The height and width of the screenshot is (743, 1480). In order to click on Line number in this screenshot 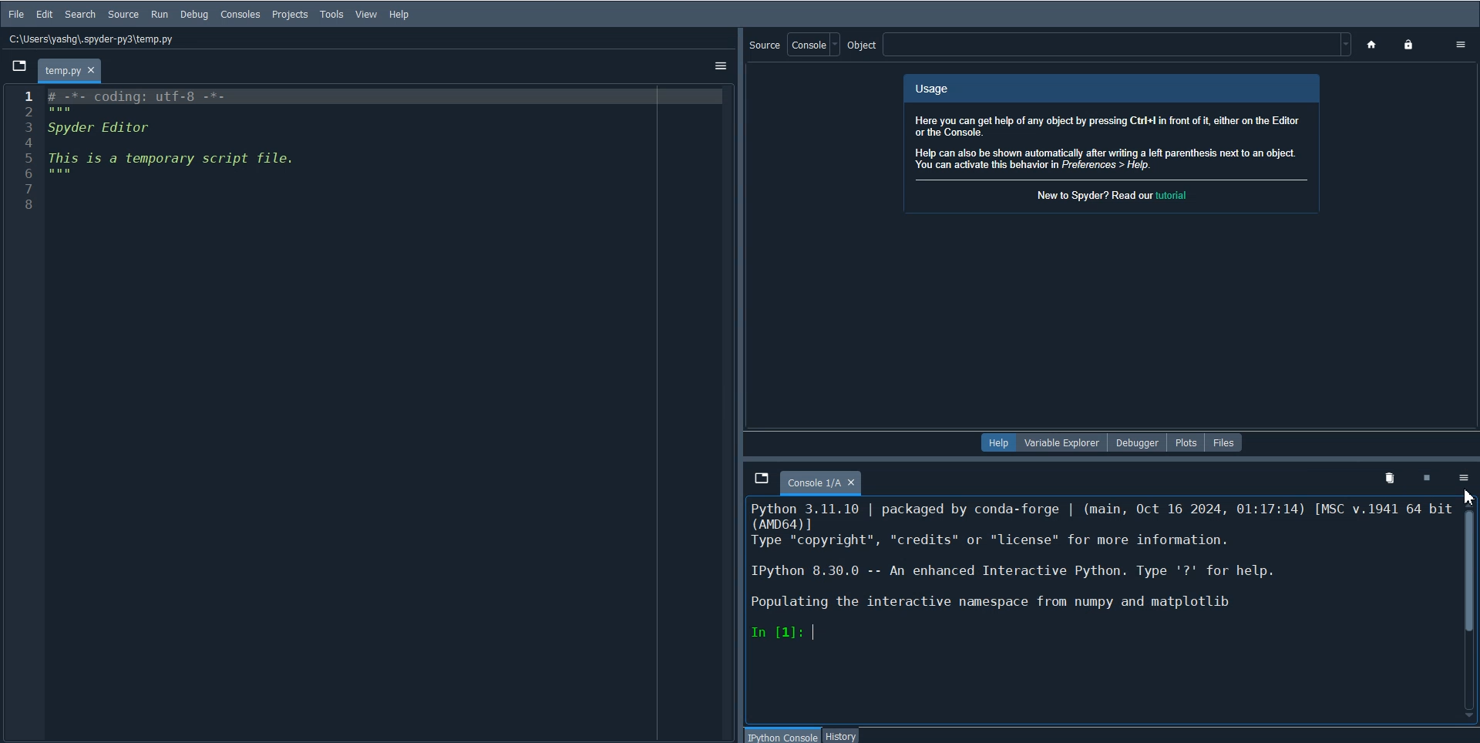, I will do `click(25, 152)`.